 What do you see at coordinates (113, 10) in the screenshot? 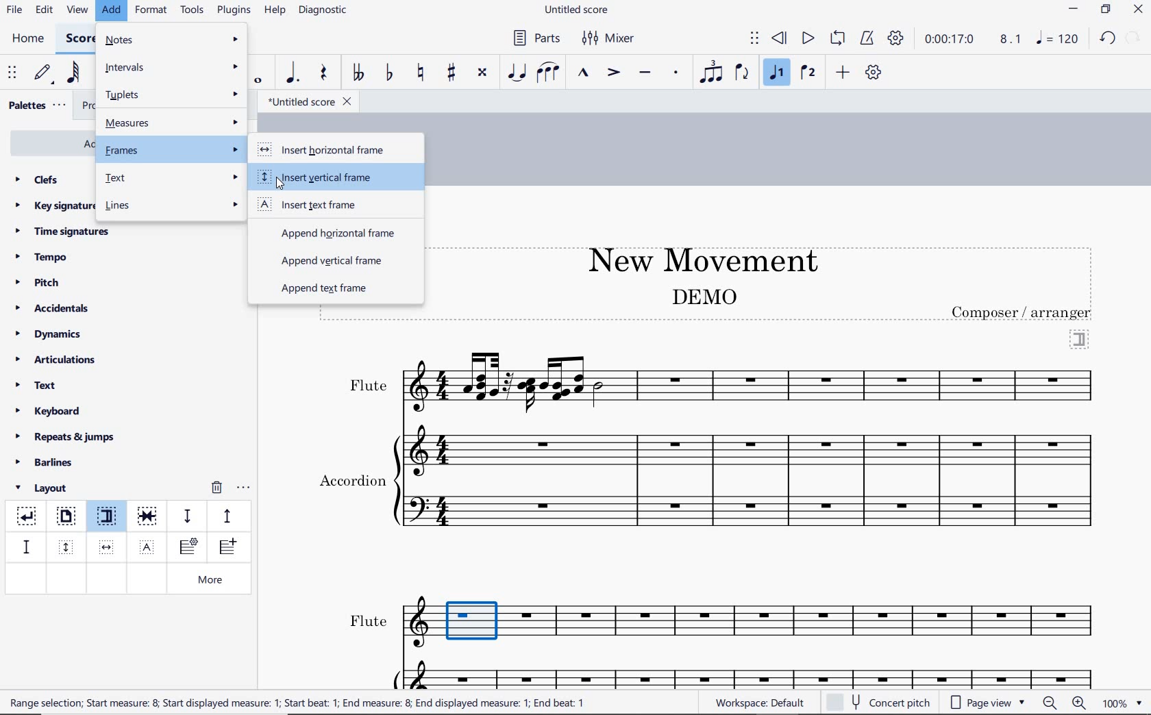
I see `add ` at bounding box center [113, 10].